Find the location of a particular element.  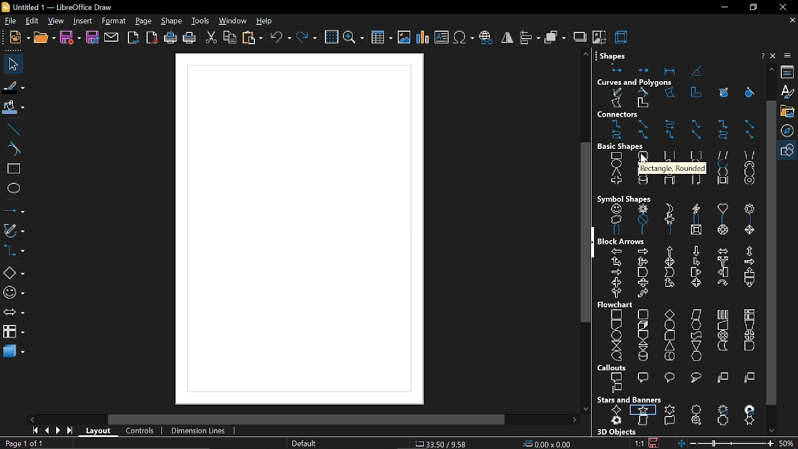

next page is located at coordinates (58, 431).